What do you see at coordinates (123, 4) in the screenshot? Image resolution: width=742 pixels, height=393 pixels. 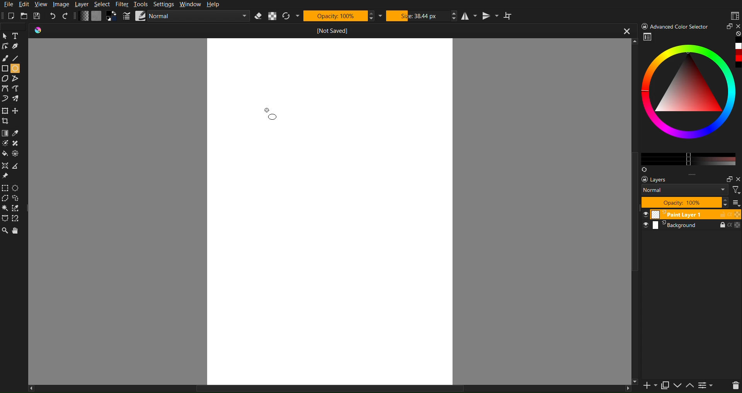 I see `Filter` at bounding box center [123, 4].